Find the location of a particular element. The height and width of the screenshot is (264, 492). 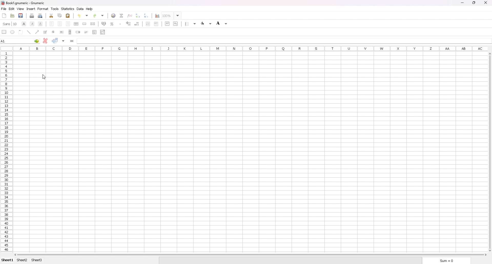

selected cell is located at coordinates (21, 54).